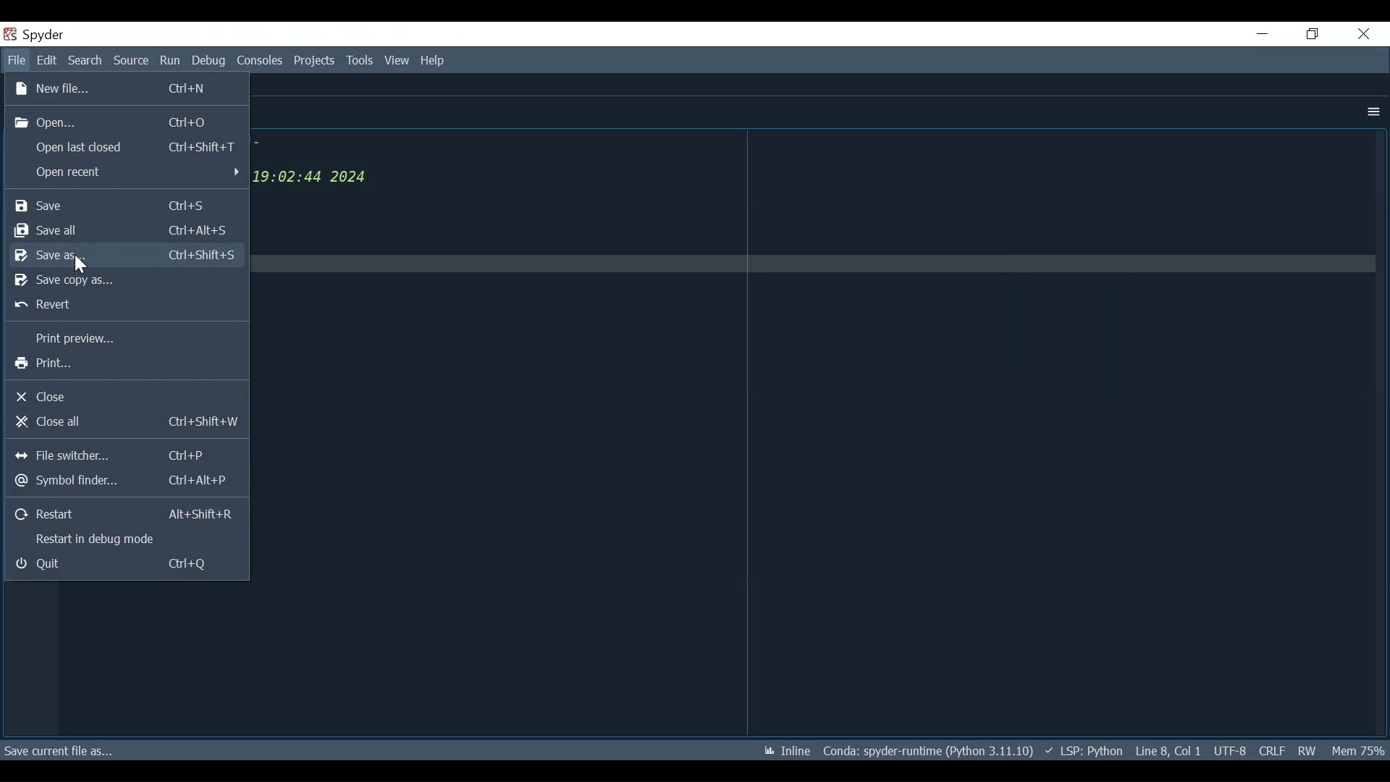  What do you see at coordinates (17, 61) in the screenshot?
I see `File` at bounding box center [17, 61].